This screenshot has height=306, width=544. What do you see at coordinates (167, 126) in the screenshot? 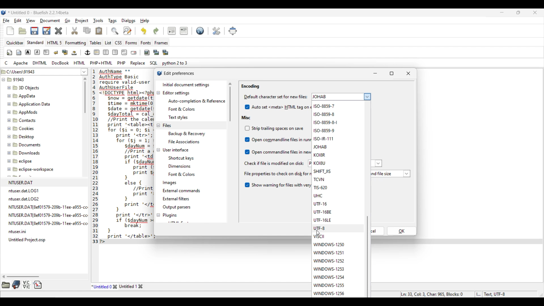
I see `Files settings` at bounding box center [167, 126].